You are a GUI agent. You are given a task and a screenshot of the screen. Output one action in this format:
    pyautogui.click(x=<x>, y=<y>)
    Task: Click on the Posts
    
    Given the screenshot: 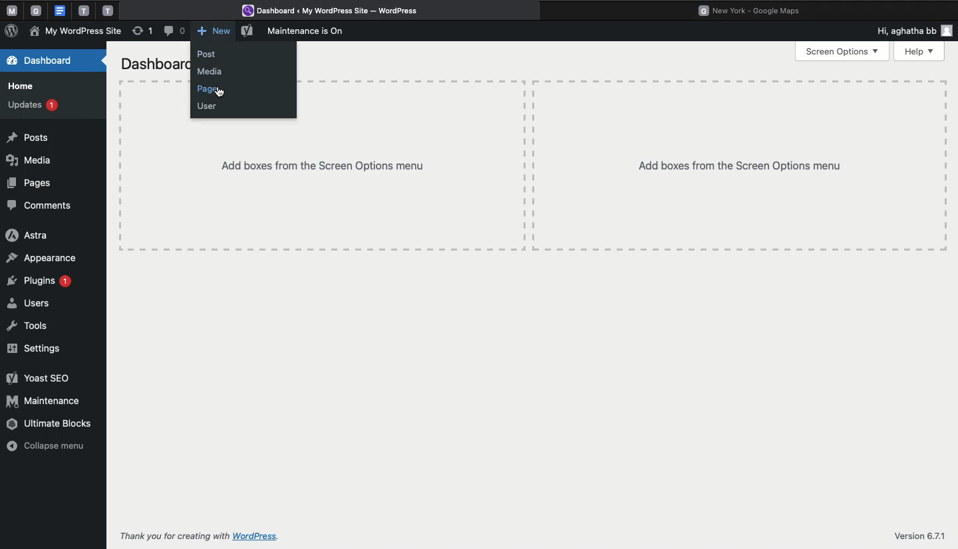 What is the action you would take?
    pyautogui.click(x=33, y=138)
    